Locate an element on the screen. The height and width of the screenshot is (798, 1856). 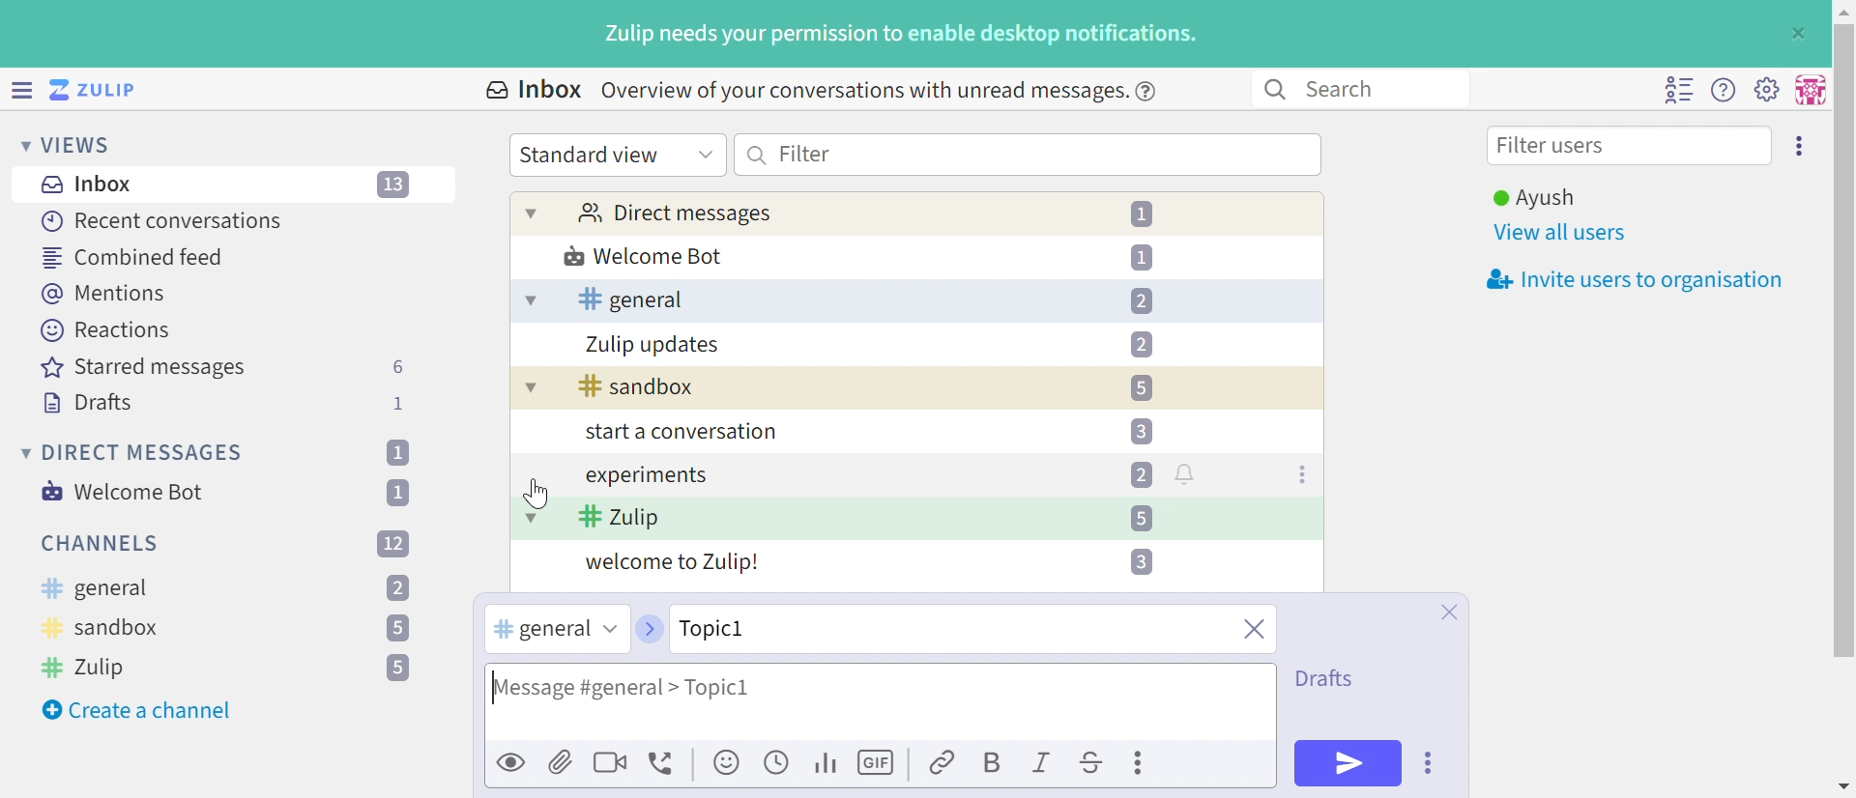
Hide left sidebar is located at coordinates (24, 90).